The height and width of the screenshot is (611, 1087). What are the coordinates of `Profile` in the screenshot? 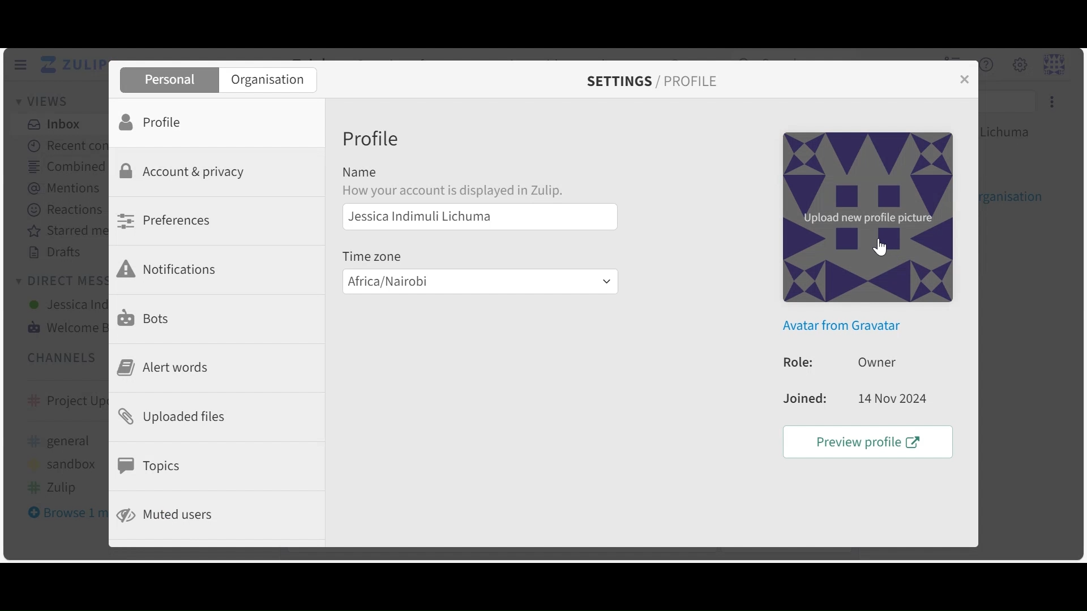 It's located at (373, 138).